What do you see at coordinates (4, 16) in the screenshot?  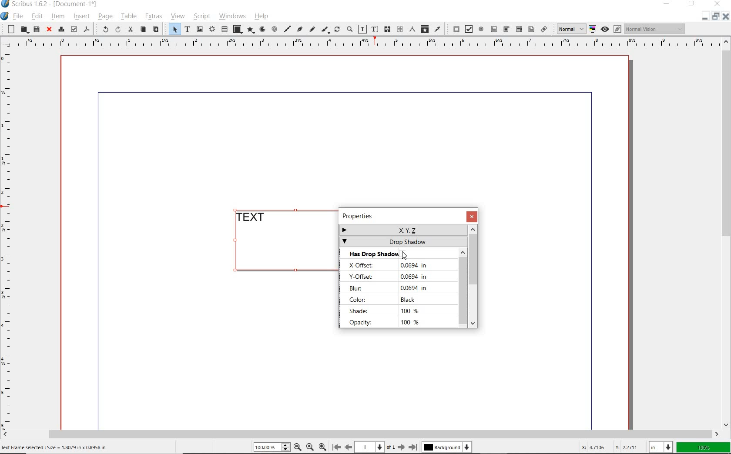 I see `system icon` at bounding box center [4, 16].